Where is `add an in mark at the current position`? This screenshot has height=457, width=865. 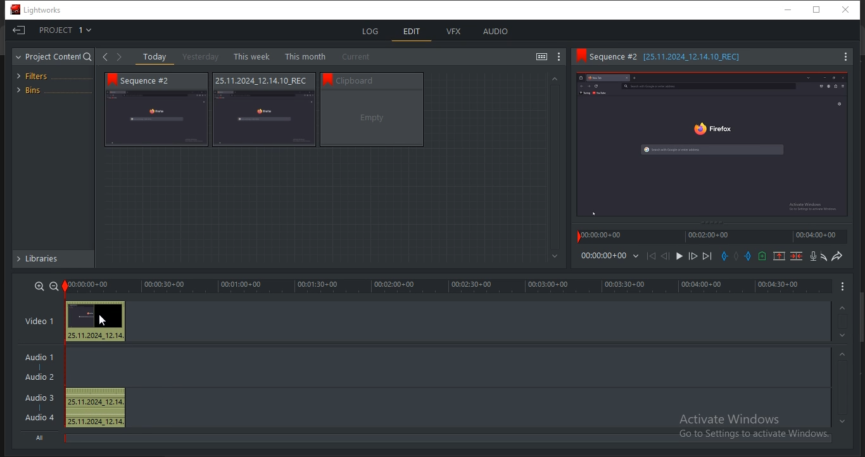 add an in mark at the current position is located at coordinates (724, 257).